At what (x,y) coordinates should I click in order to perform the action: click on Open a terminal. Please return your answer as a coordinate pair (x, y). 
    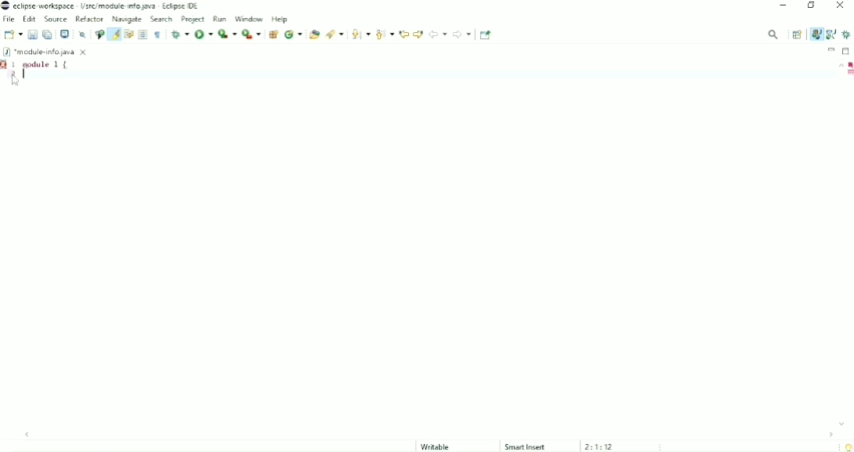
    Looking at the image, I should click on (64, 34).